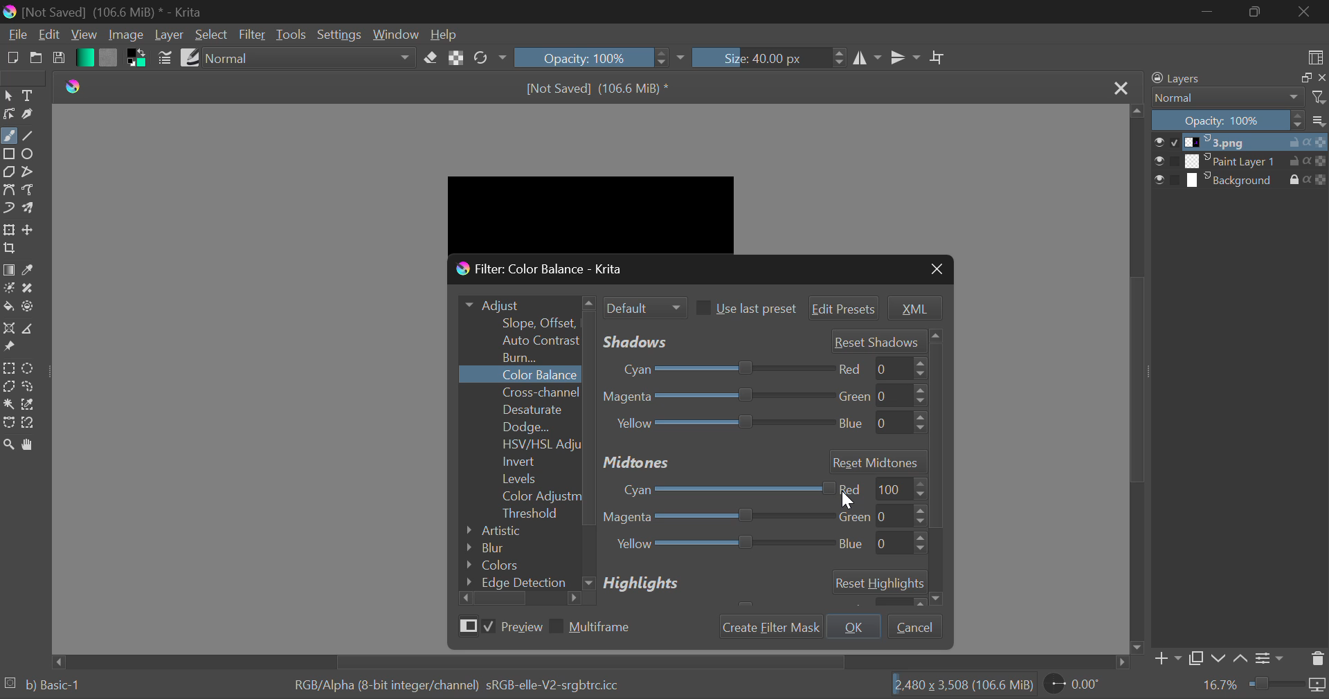 This screenshot has height=699, width=1329. Describe the element at coordinates (9, 114) in the screenshot. I see `Edit Shapes` at that location.